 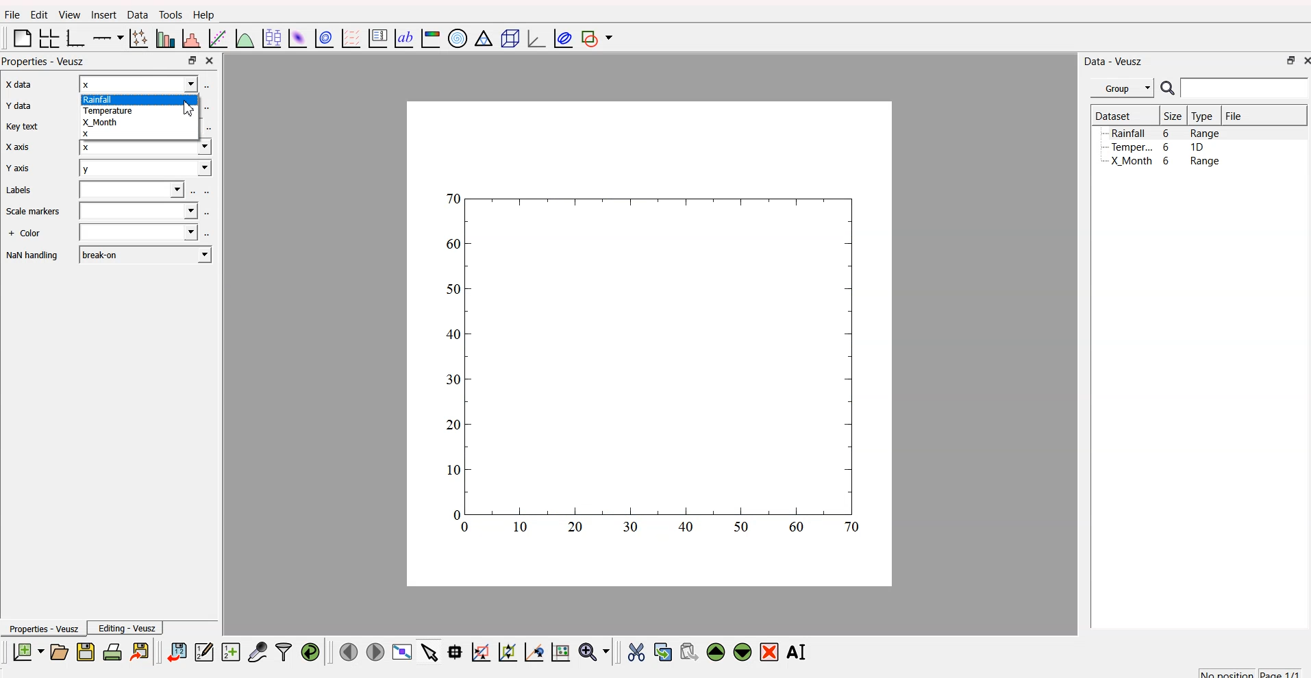 I want to click on break-on, so click(x=145, y=253).